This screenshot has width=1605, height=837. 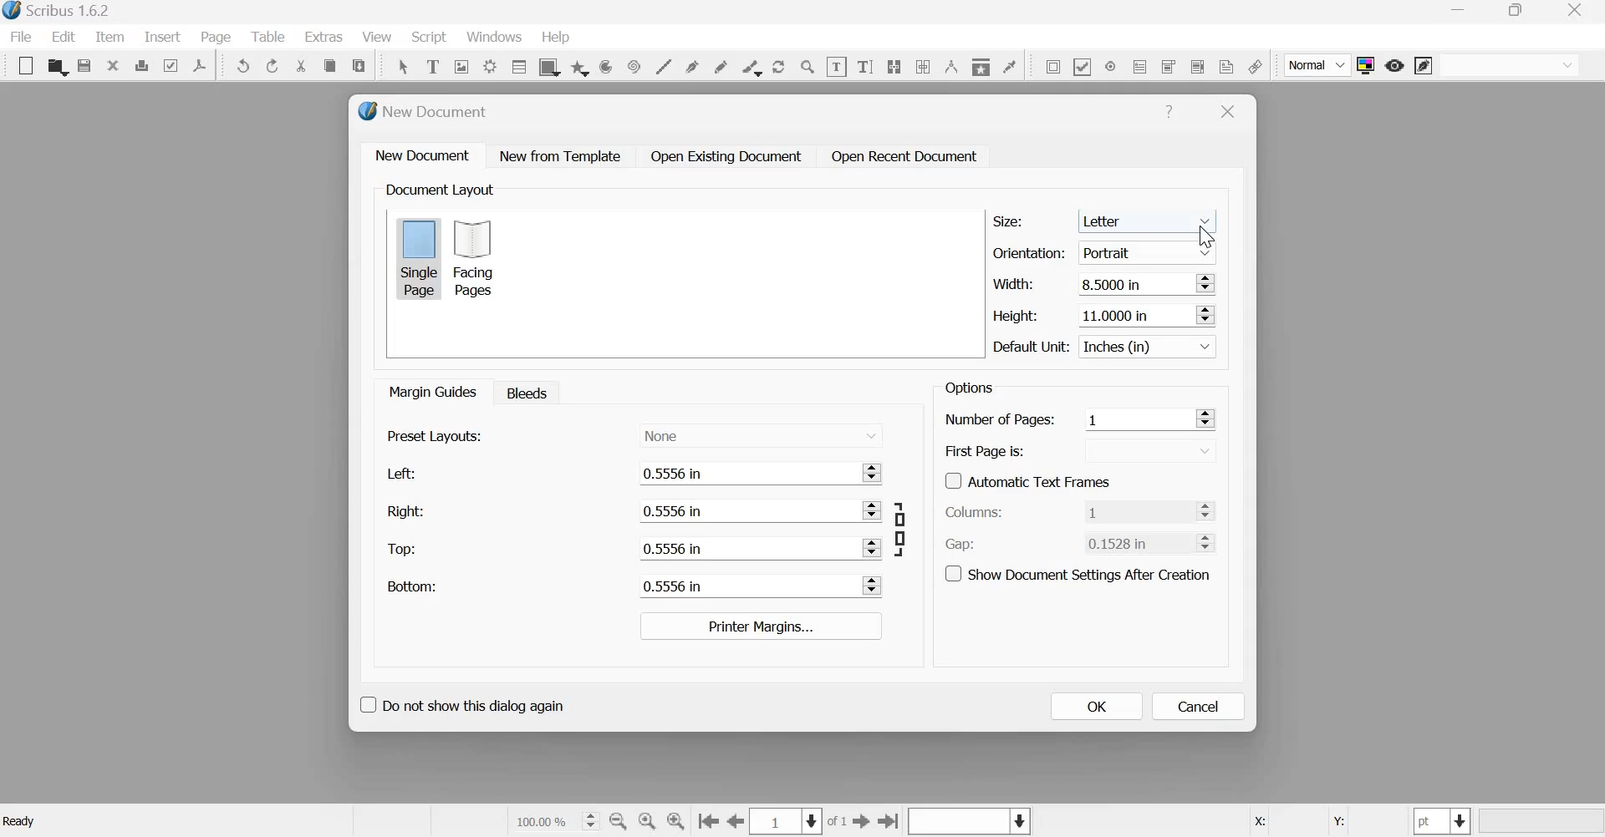 I want to click on zoom in by the stepping value in Tools preferences, so click(x=677, y=821).